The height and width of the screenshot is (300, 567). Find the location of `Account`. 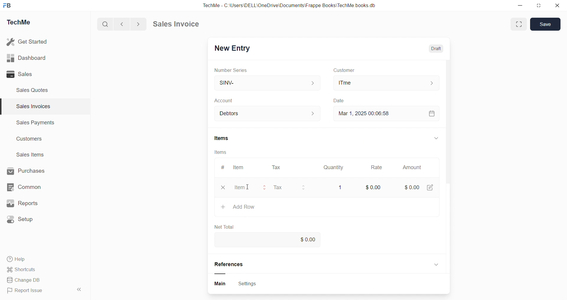

Account is located at coordinates (233, 101).